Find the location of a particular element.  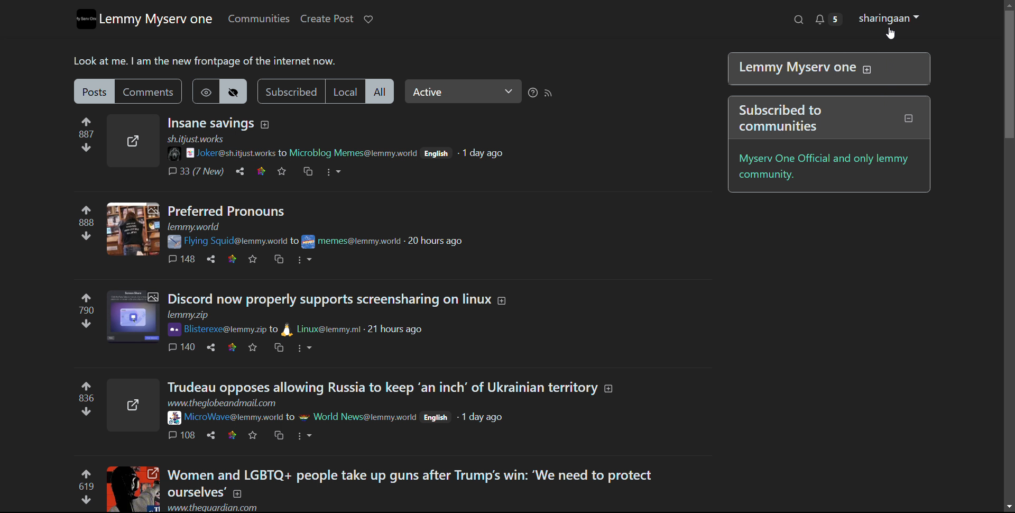

1 day ago is located at coordinates (483, 417).